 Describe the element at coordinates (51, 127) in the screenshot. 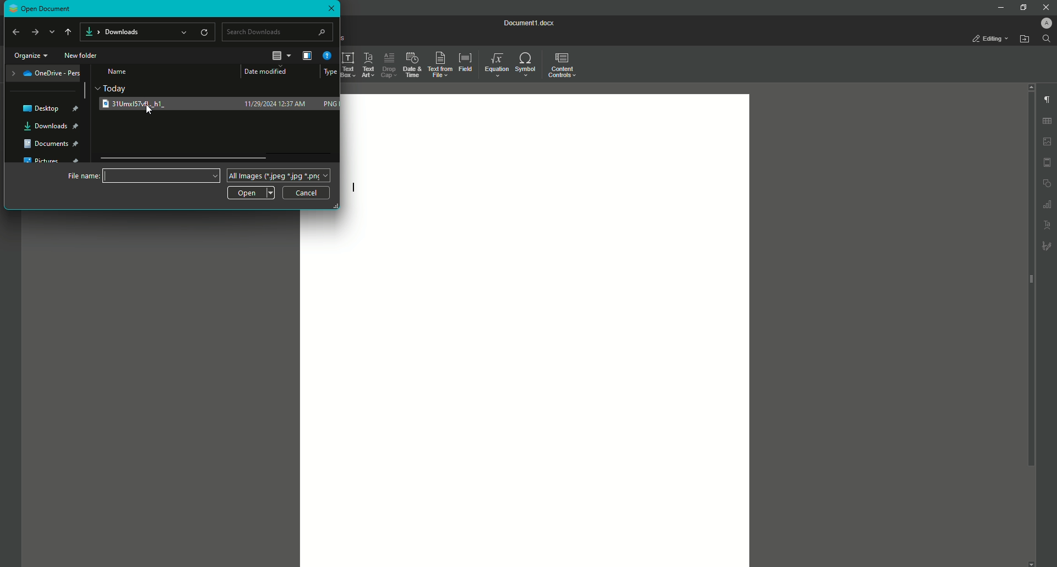

I see `Downloads` at that location.